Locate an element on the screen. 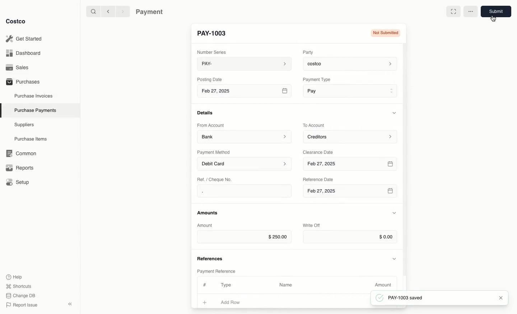 The width and height of the screenshot is (517, 314). Setup is located at coordinates (20, 183).